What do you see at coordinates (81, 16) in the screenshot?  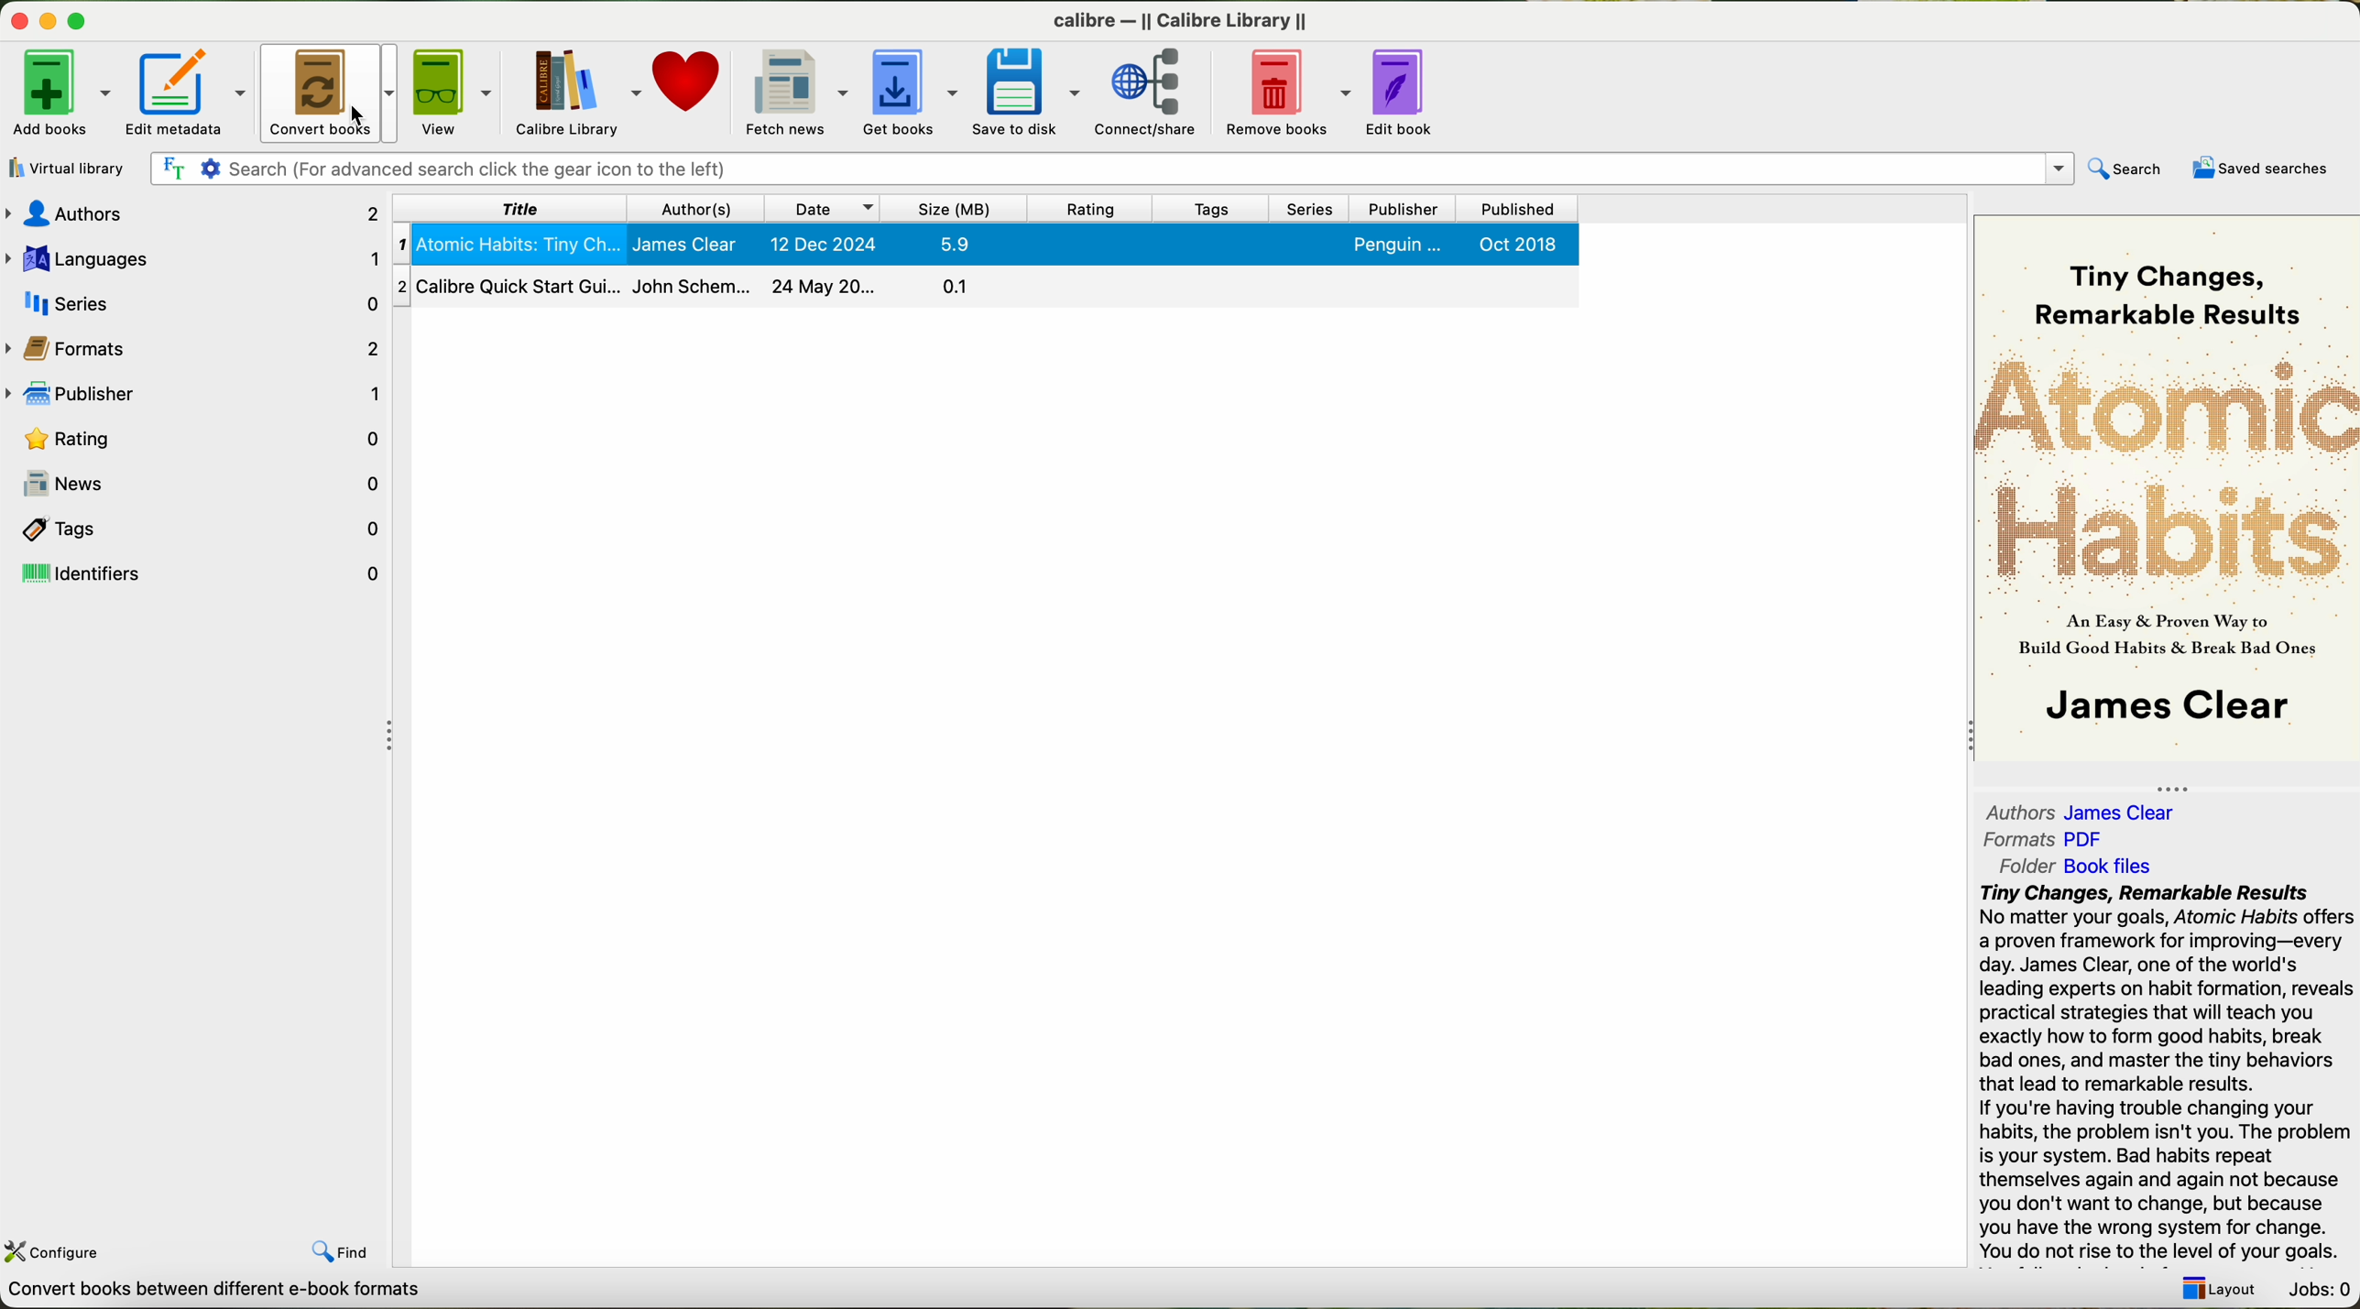 I see `maximize` at bounding box center [81, 16].